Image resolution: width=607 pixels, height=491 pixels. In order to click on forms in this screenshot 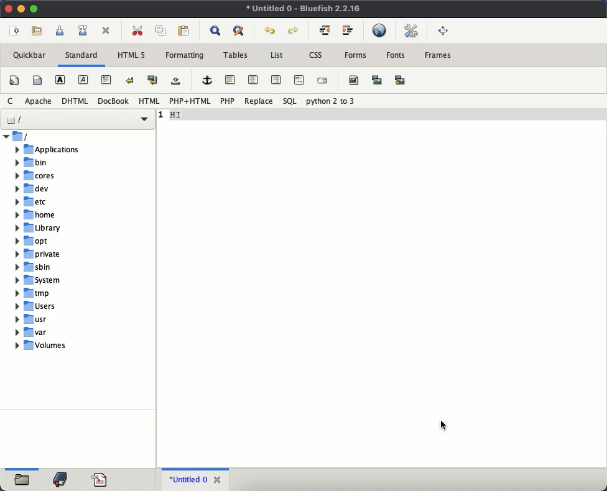, I will do `click(358, 57)`.